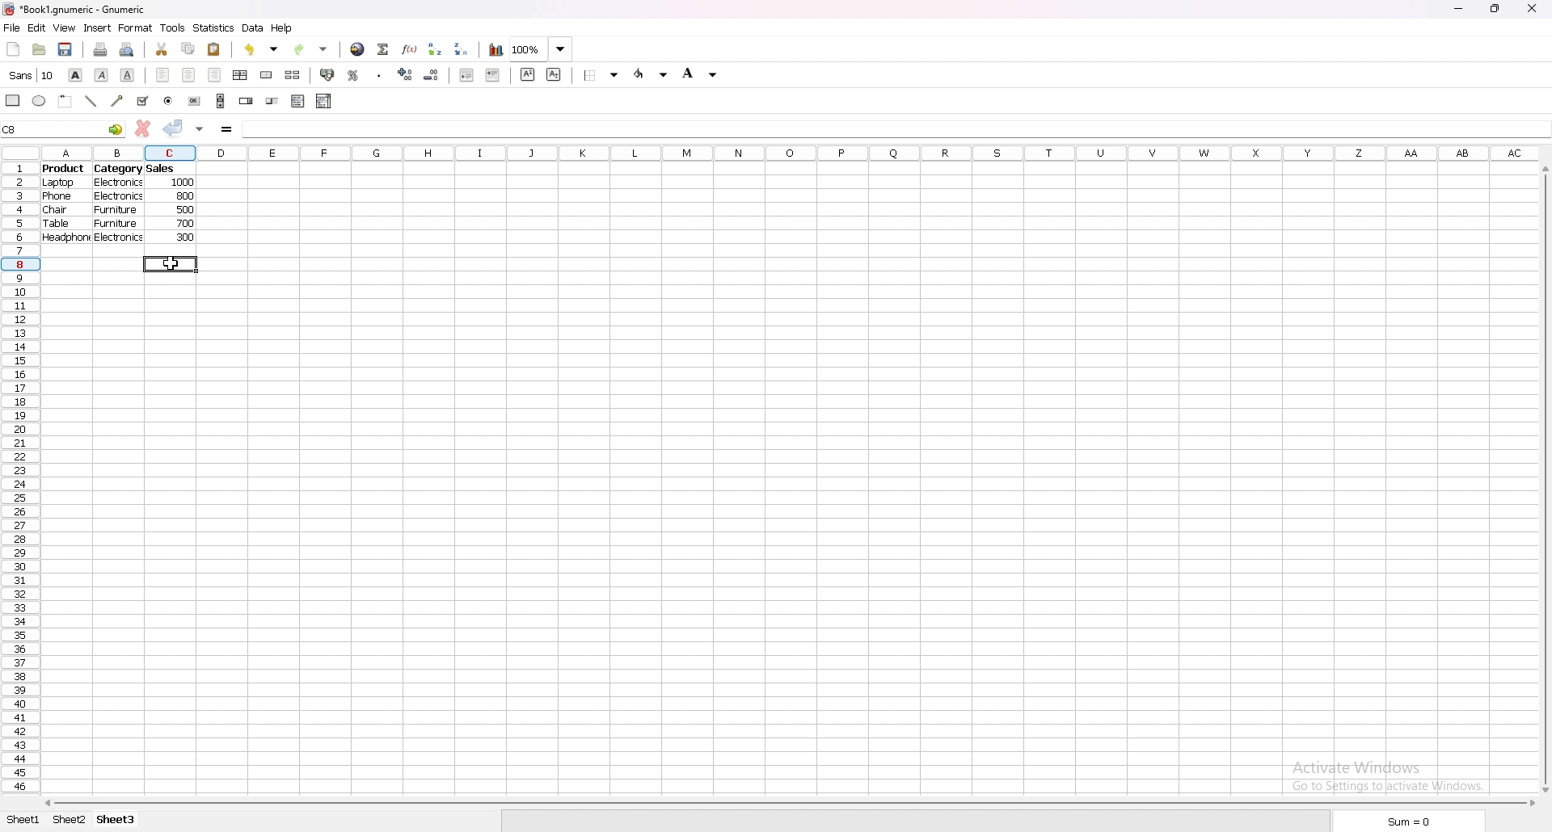 The width and height of the screenshot is (1552, 832). Describe the element at coordinates (1531, 9) in the screenshot. I see `close` at that location.